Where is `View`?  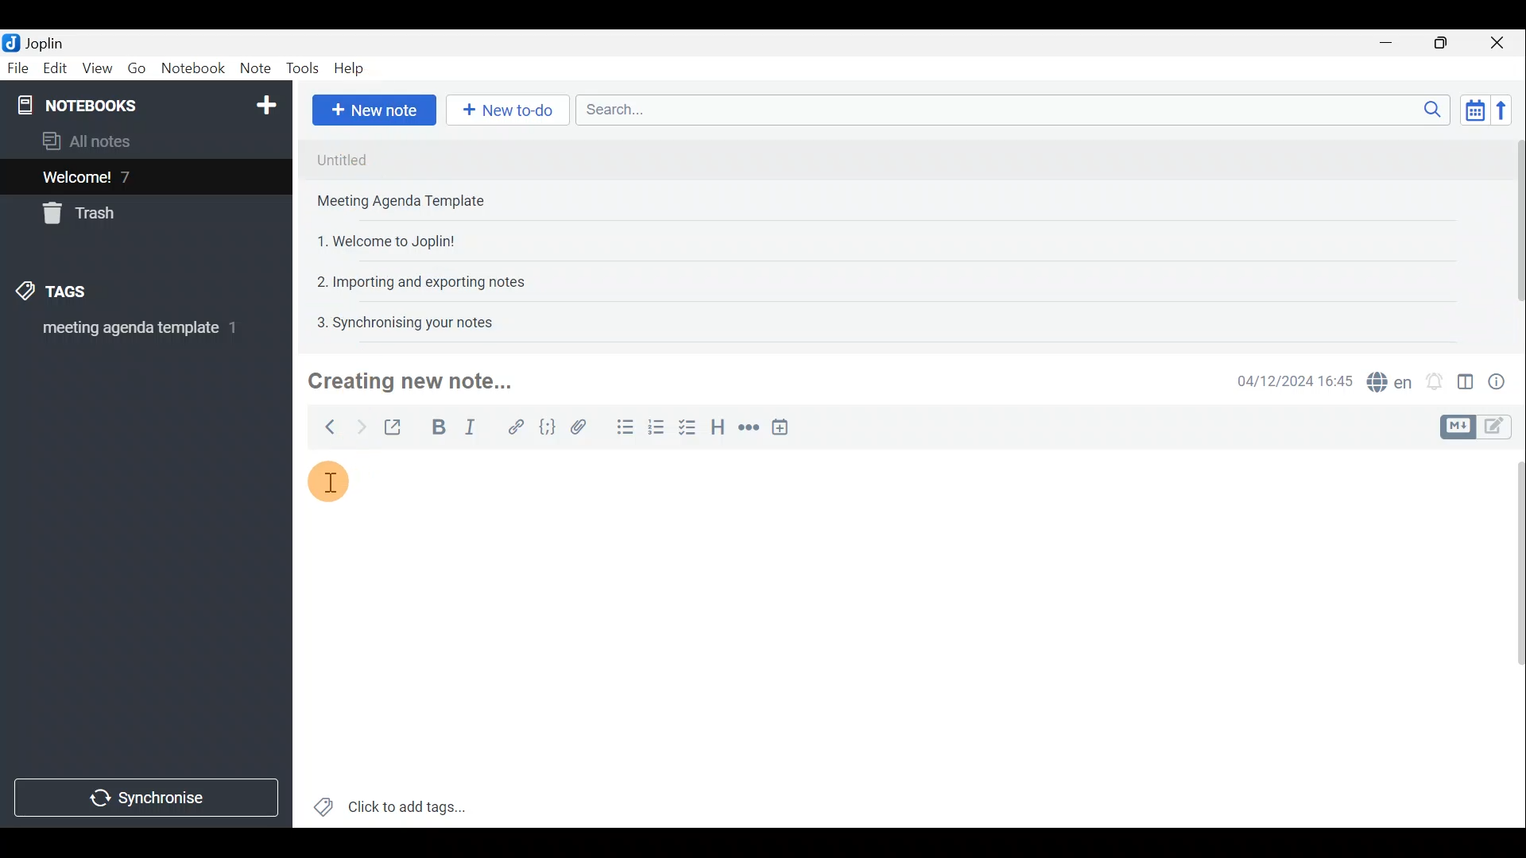
View is located at coordinates (99, 68).